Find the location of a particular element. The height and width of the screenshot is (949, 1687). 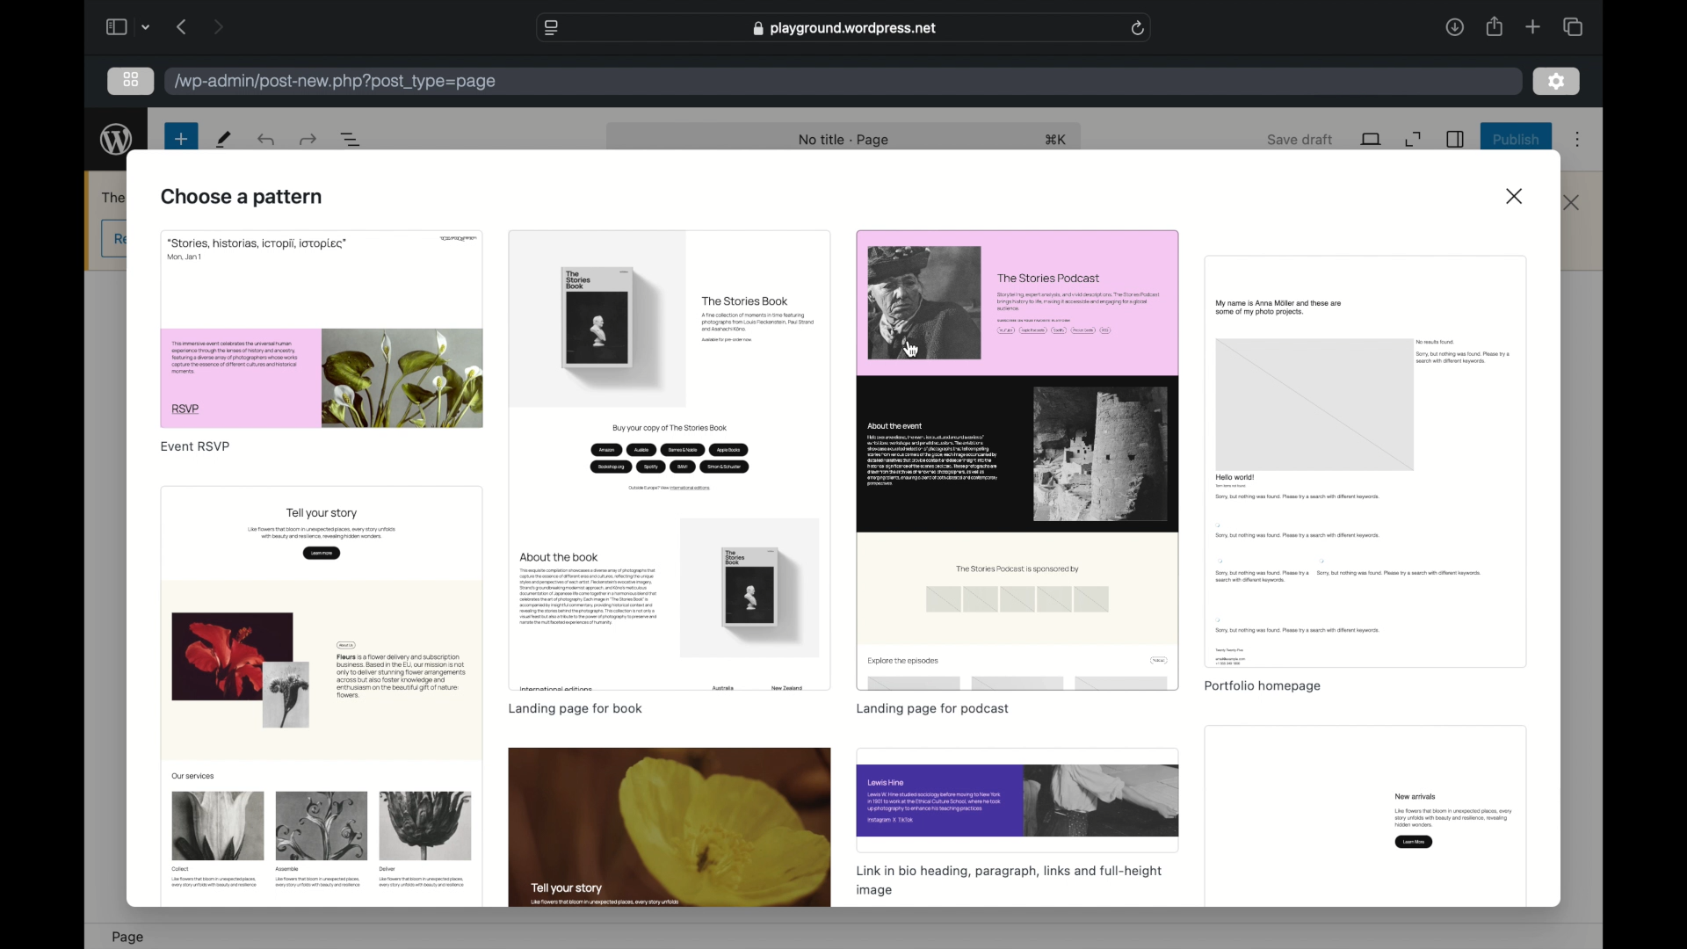

portfolio homepage is located at coordinates (1261, 687).